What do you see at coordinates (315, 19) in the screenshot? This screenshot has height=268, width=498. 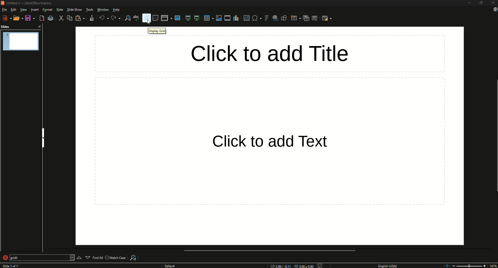 I see `Delete Slide` at bounding box center [315, 19].